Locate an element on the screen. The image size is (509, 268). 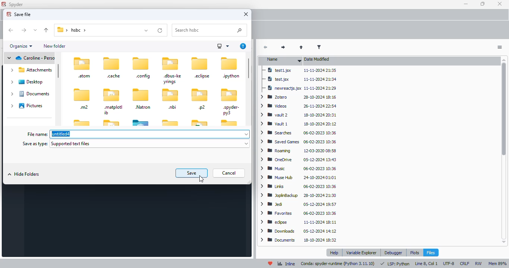
.config is located at coordinates (144, 69).